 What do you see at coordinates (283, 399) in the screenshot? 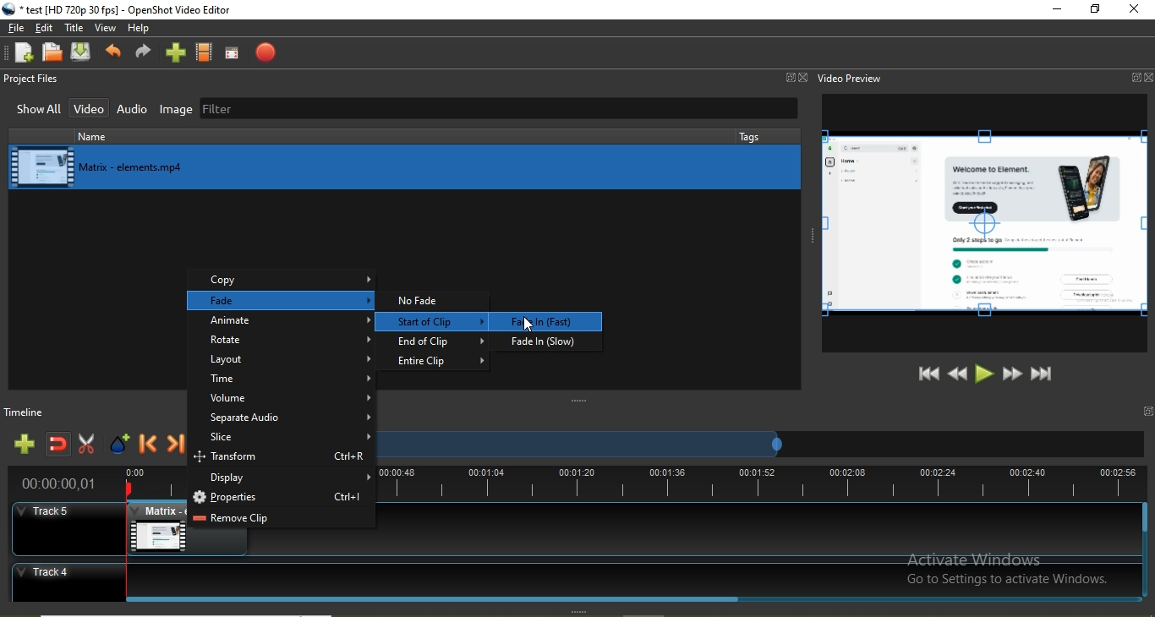
I see `volume` at bounding box center [283, 399].